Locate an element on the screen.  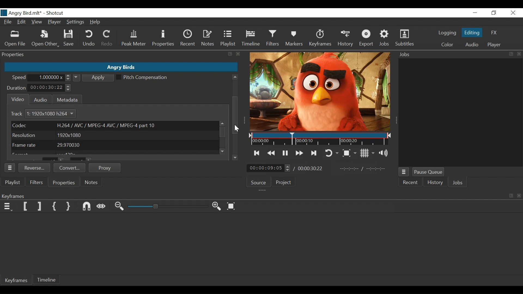
Edit is located at coordinates (22, 22).